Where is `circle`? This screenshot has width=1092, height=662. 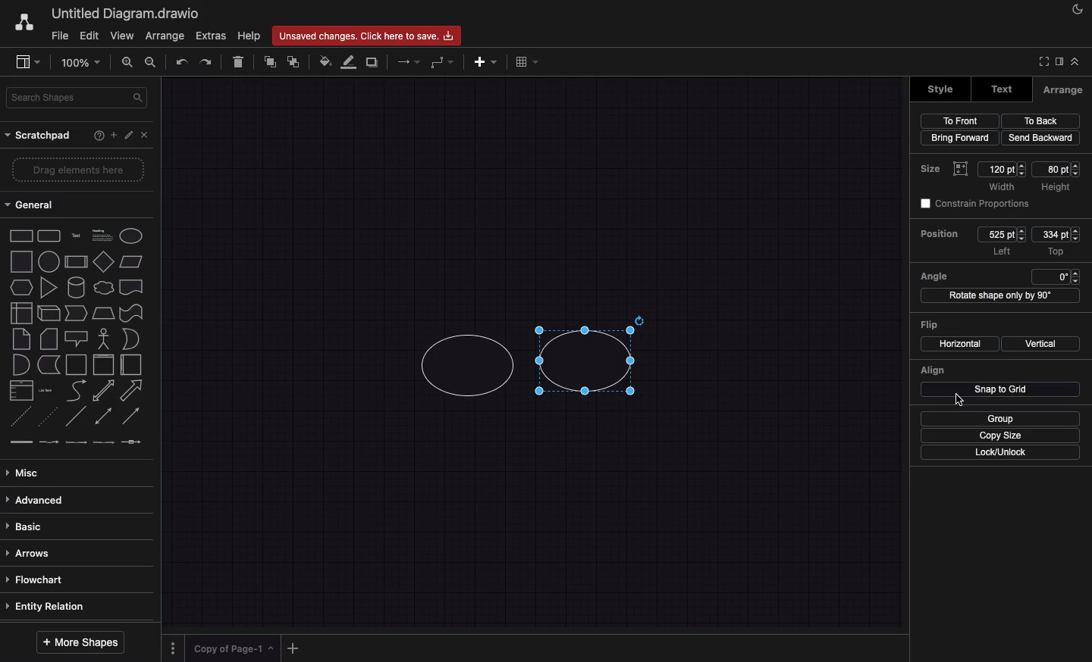 circle is located at coordinates (469, 367).